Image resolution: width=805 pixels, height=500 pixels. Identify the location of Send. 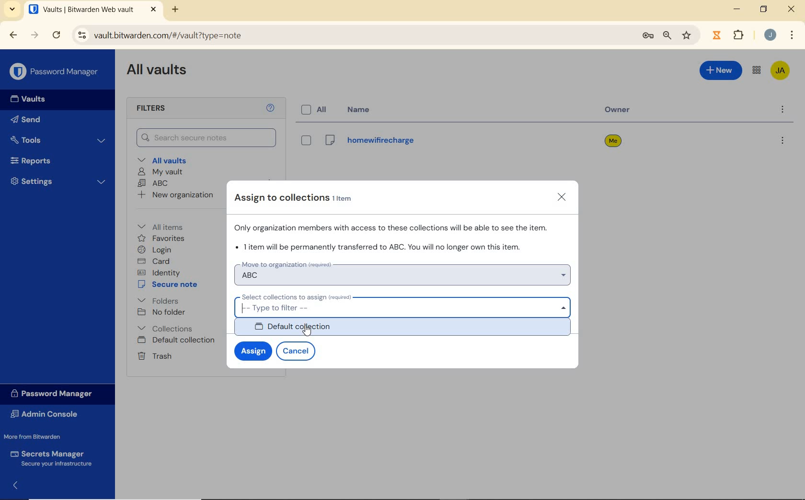
(29, 119).